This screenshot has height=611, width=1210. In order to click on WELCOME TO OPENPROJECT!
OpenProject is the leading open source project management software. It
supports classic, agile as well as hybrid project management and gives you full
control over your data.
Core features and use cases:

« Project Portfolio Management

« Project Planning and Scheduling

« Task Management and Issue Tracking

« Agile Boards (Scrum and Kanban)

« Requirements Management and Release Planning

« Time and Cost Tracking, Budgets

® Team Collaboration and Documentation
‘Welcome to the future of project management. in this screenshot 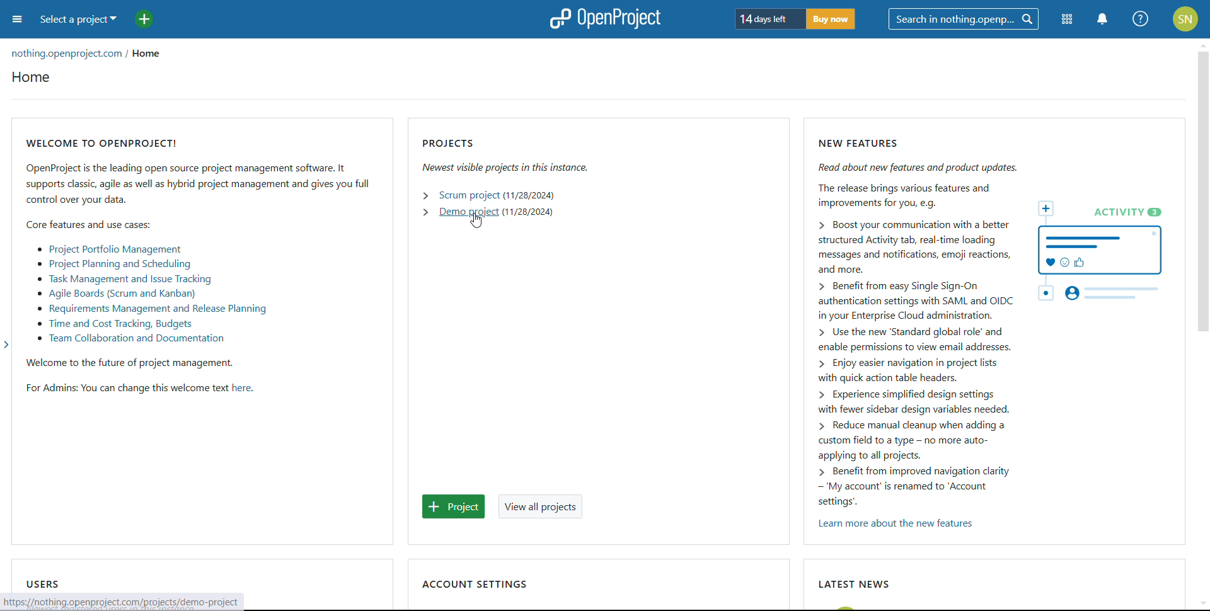, I will do `click(195, 251)`.